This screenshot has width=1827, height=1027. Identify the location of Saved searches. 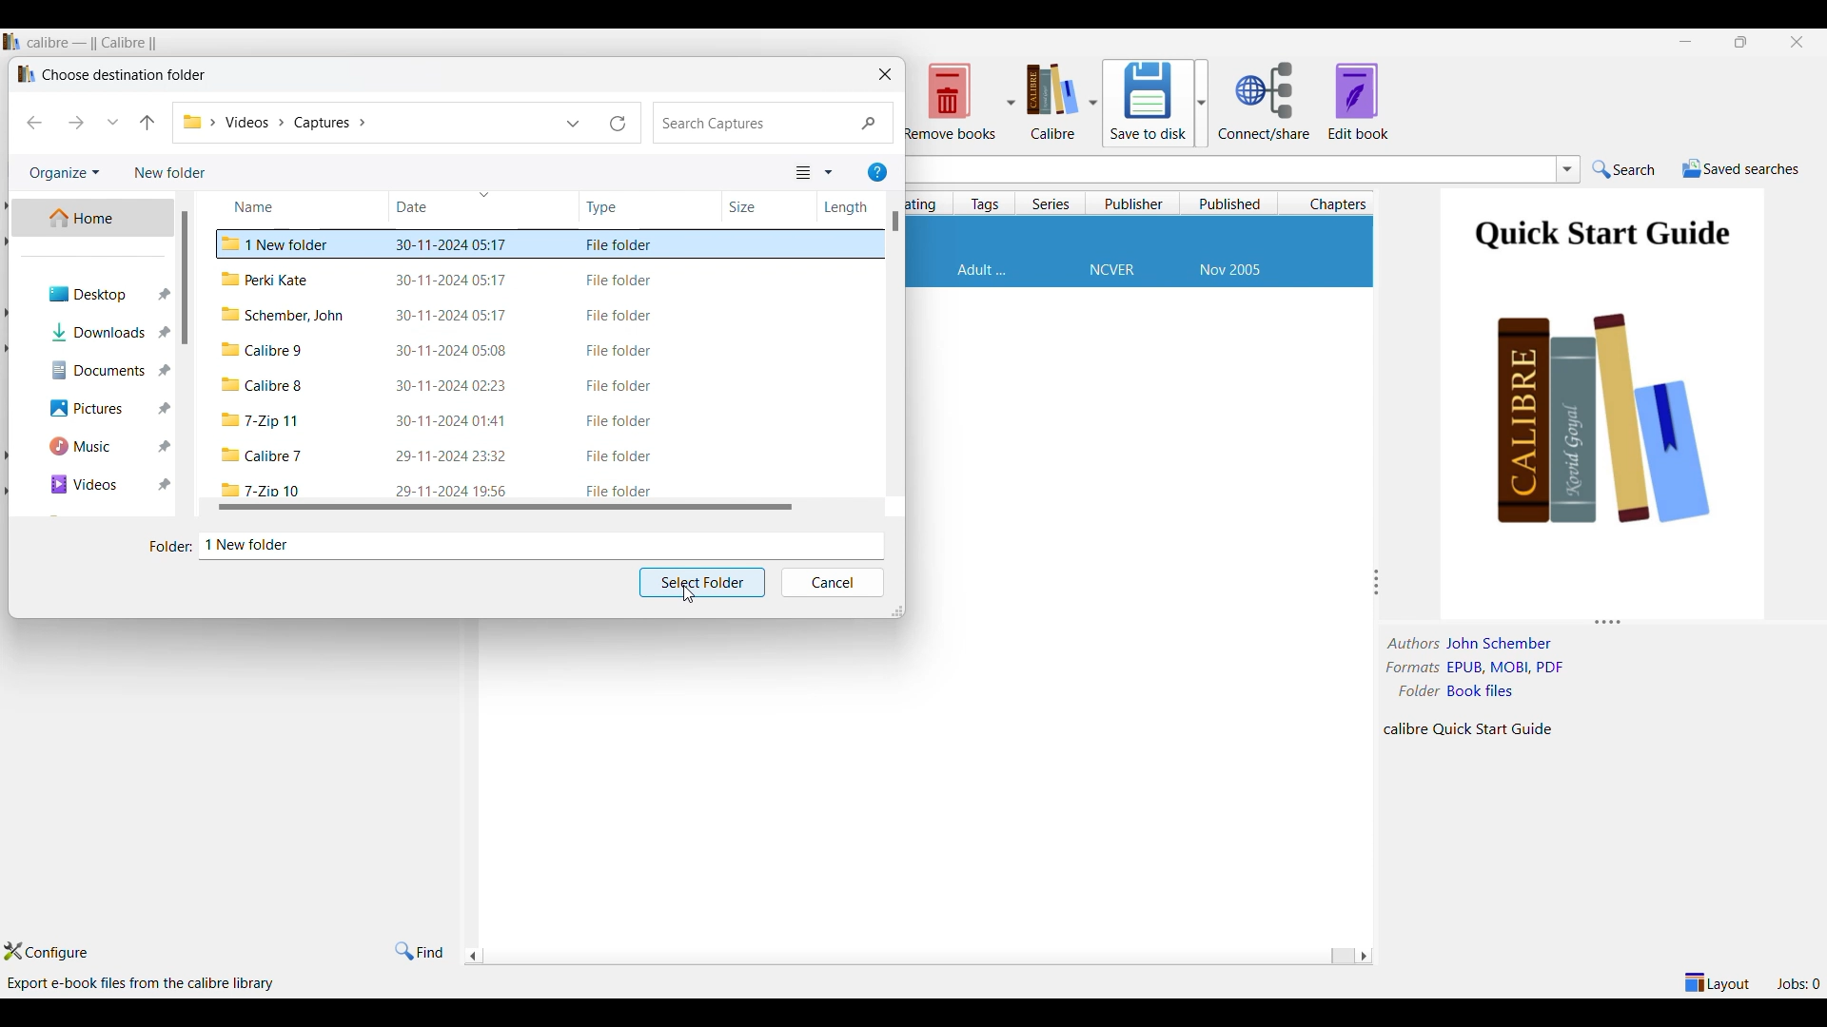
(1741, 168).